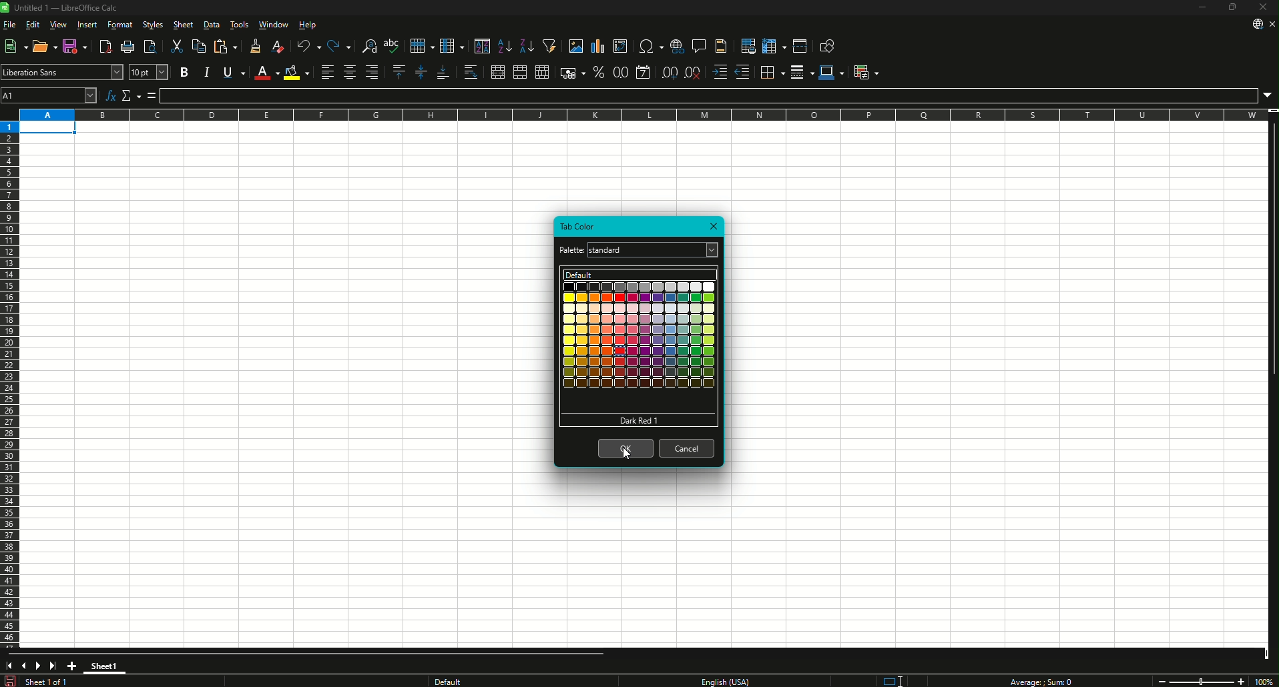 Image resolution: width=1279 pixels, height=687 pixels. I want to click on Default, so click(639, 420).